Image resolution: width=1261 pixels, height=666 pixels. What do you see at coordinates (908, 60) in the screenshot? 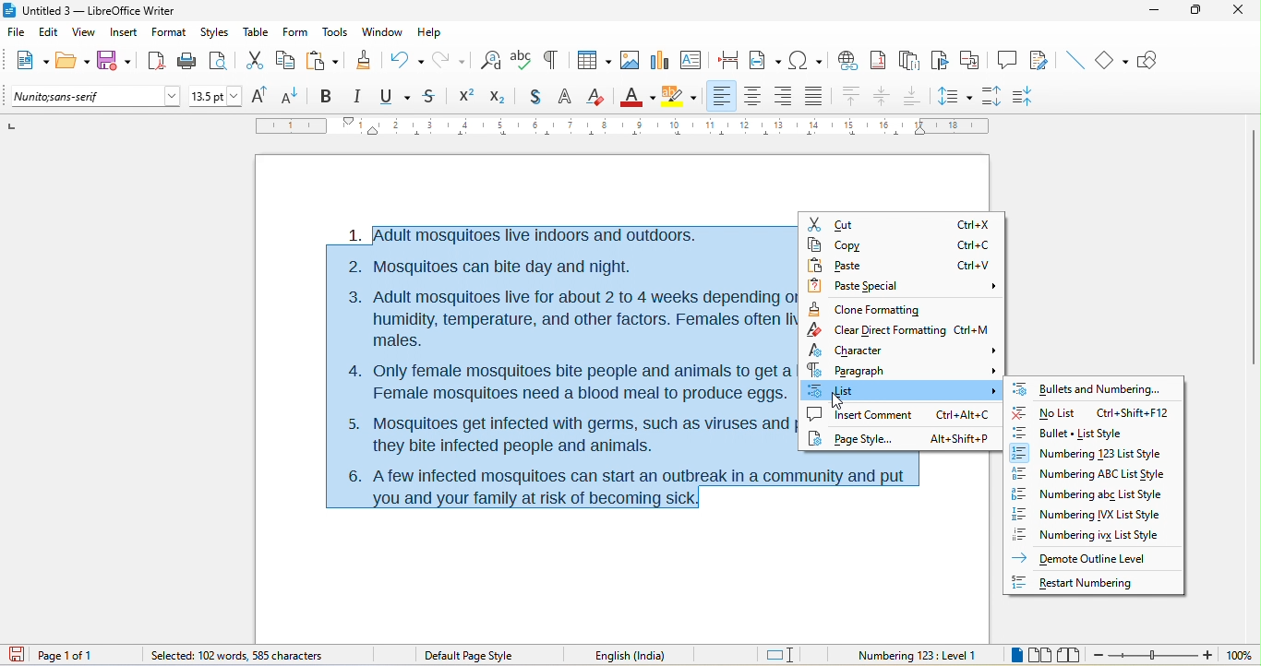
I see `end note` at bounding box center [908, 60].